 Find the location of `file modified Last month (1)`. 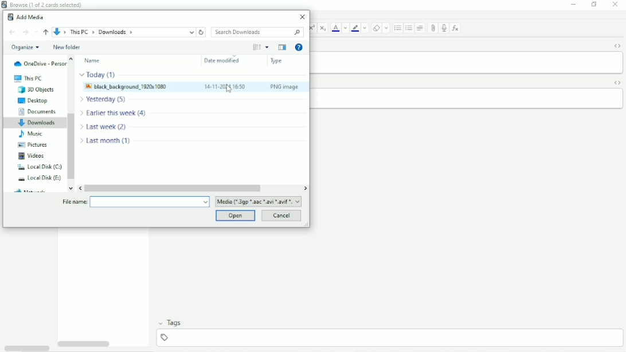

file modified Last month (1) is located at coordinates (105, 140).